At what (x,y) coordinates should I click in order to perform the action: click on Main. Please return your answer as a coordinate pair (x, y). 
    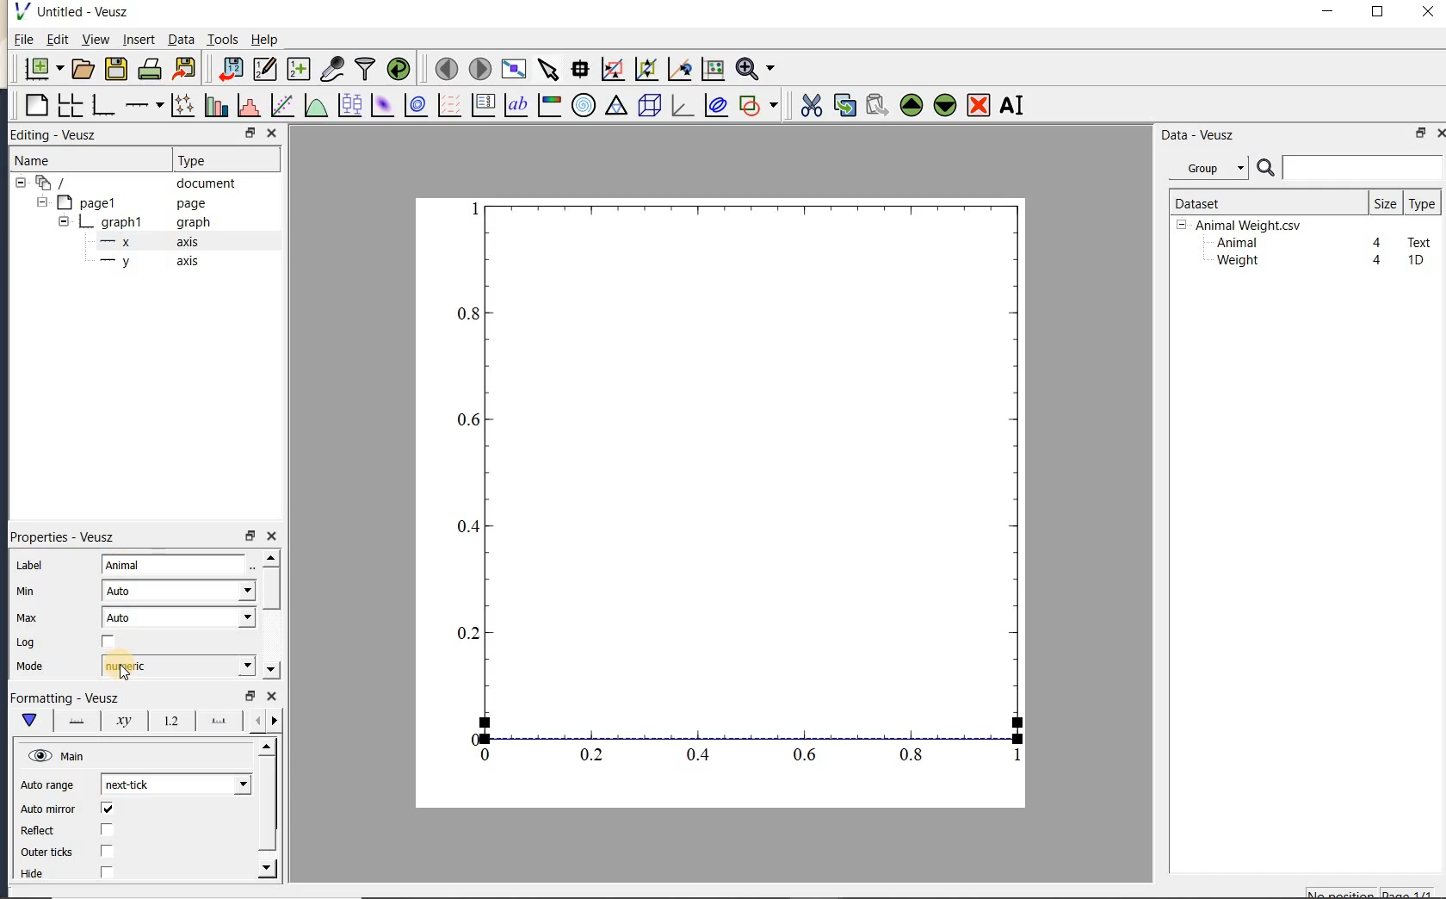
    Looking at the image, I should click on (59, 757).